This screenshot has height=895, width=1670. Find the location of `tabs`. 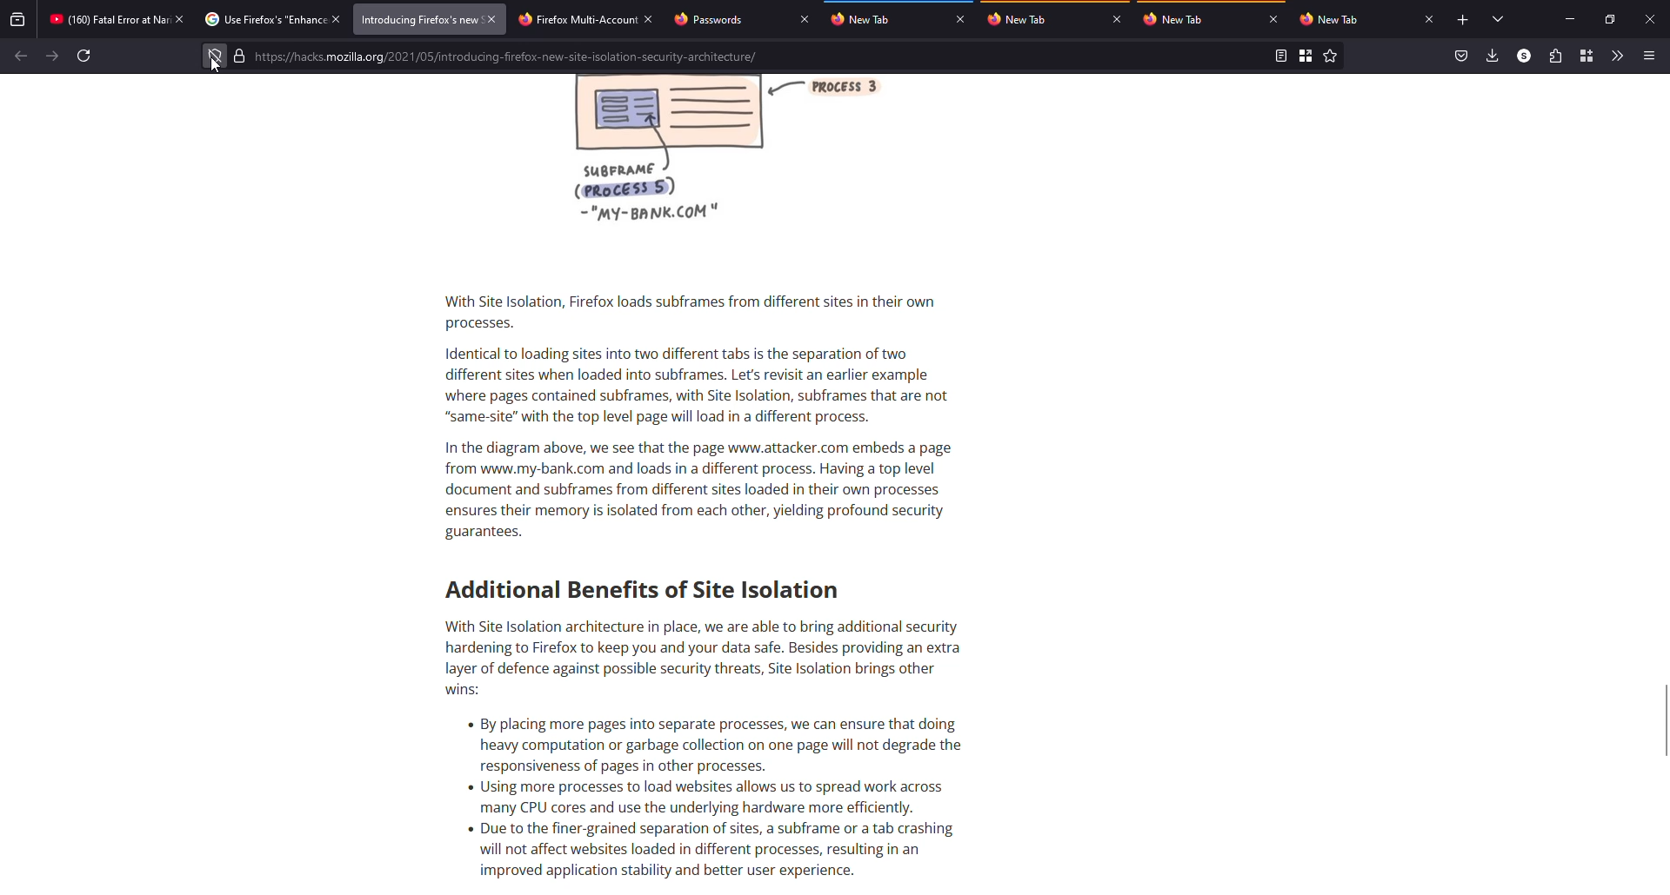

tabs is located at coordinates (1500, 20).